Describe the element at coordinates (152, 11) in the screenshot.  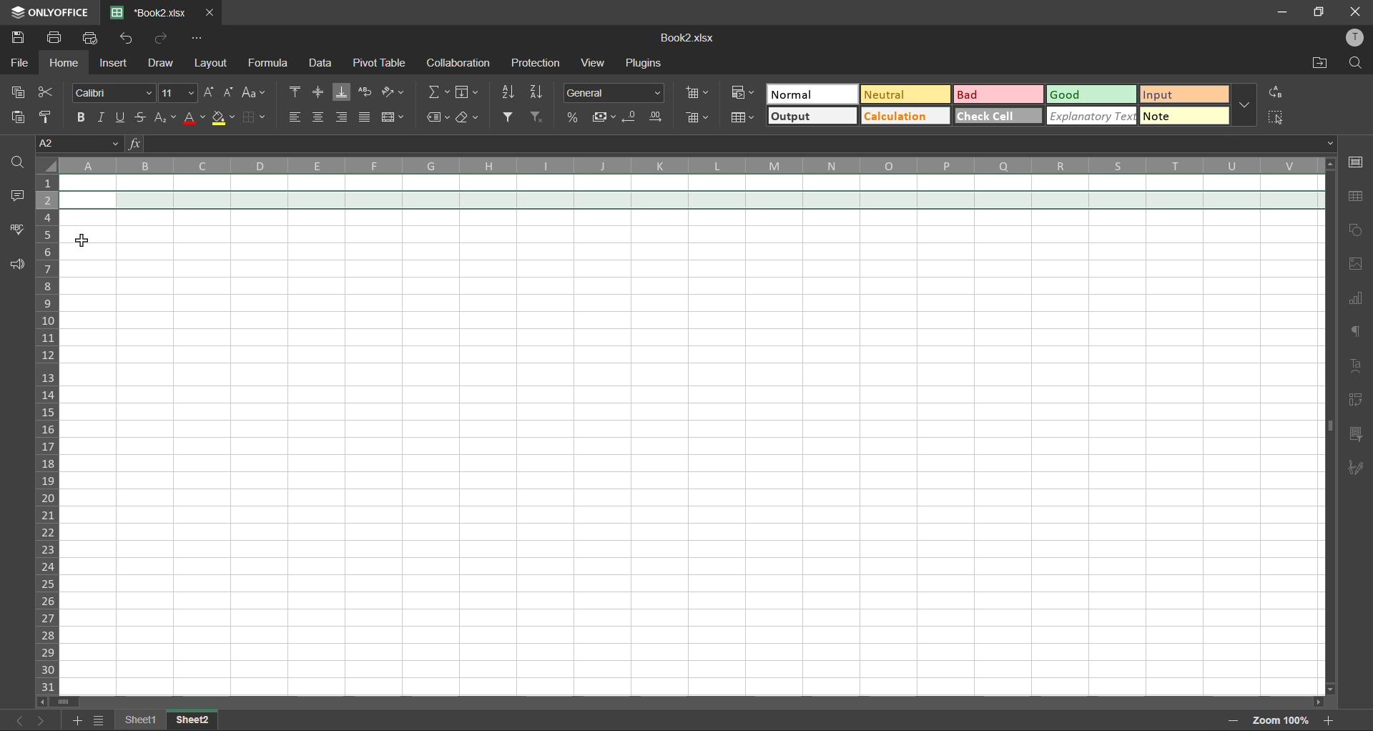
I see `Book2.xlsx` at that location.